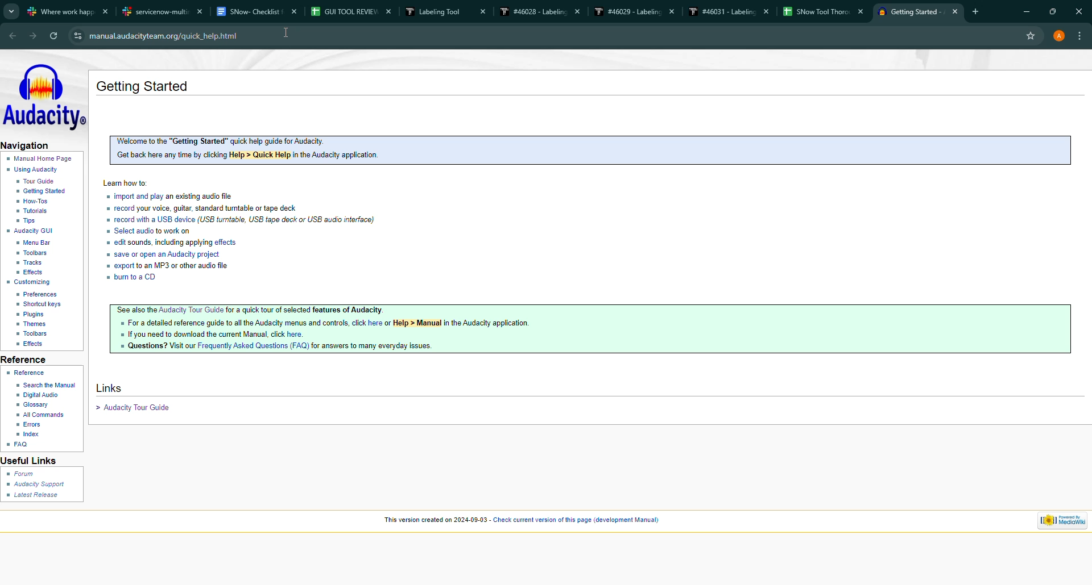 Image resolution: width=1092 pixels, height=585 pixels. Describe the element at coordinates (27, 434) in the screenshot. I see `index` at that location.